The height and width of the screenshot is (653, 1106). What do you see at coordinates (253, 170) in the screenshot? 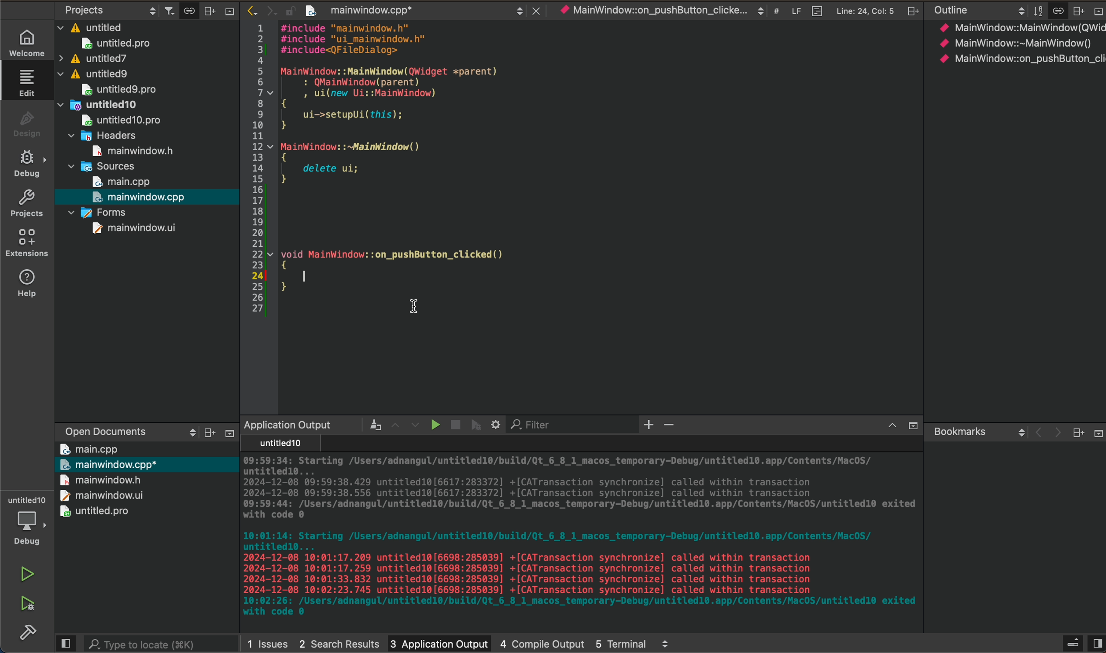
I see `row number` at bounding box center [253, 170].